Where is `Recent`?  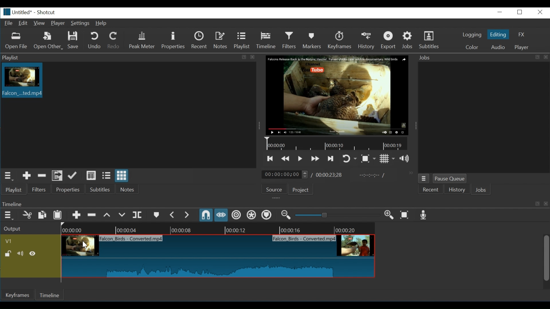
Recent is located at coordinates (430, 190).